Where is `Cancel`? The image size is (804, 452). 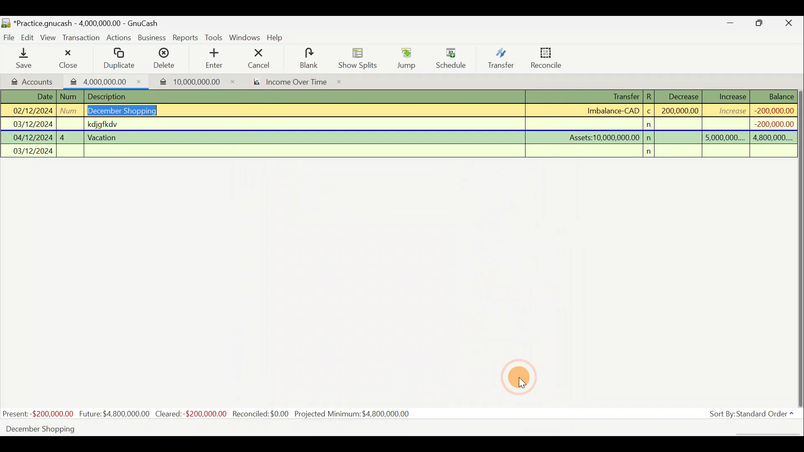 Cancel is located at coordinates (259, 58).